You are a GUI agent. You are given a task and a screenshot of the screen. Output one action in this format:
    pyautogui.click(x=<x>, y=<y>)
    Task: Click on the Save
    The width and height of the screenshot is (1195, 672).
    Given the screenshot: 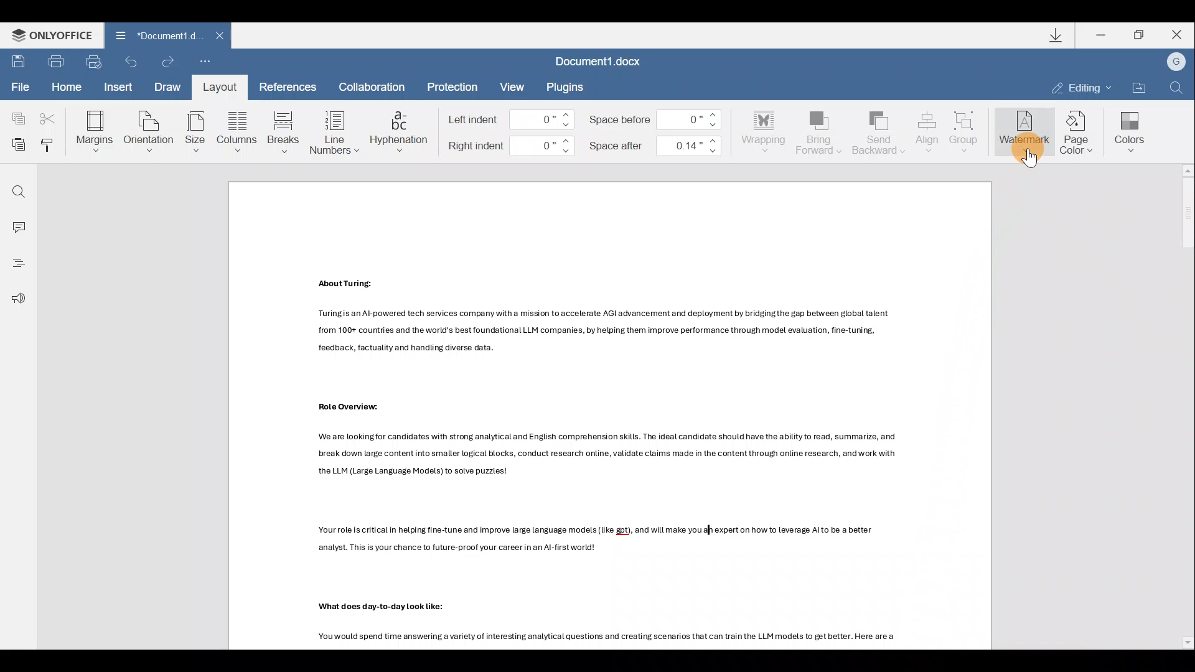 What is the action you would take?
    pyautogui.click(x=16, y=62)
    